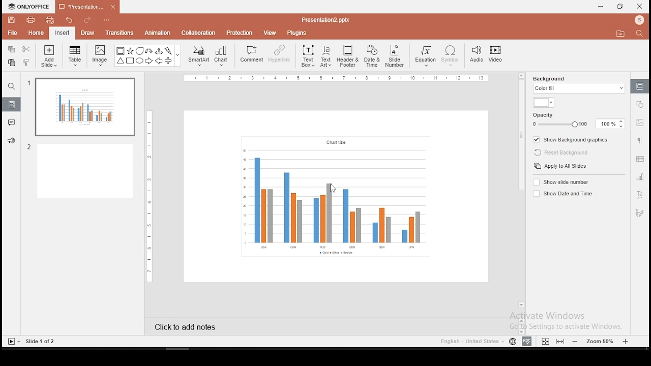  I want to click on scroll bar, so click(520, 201).